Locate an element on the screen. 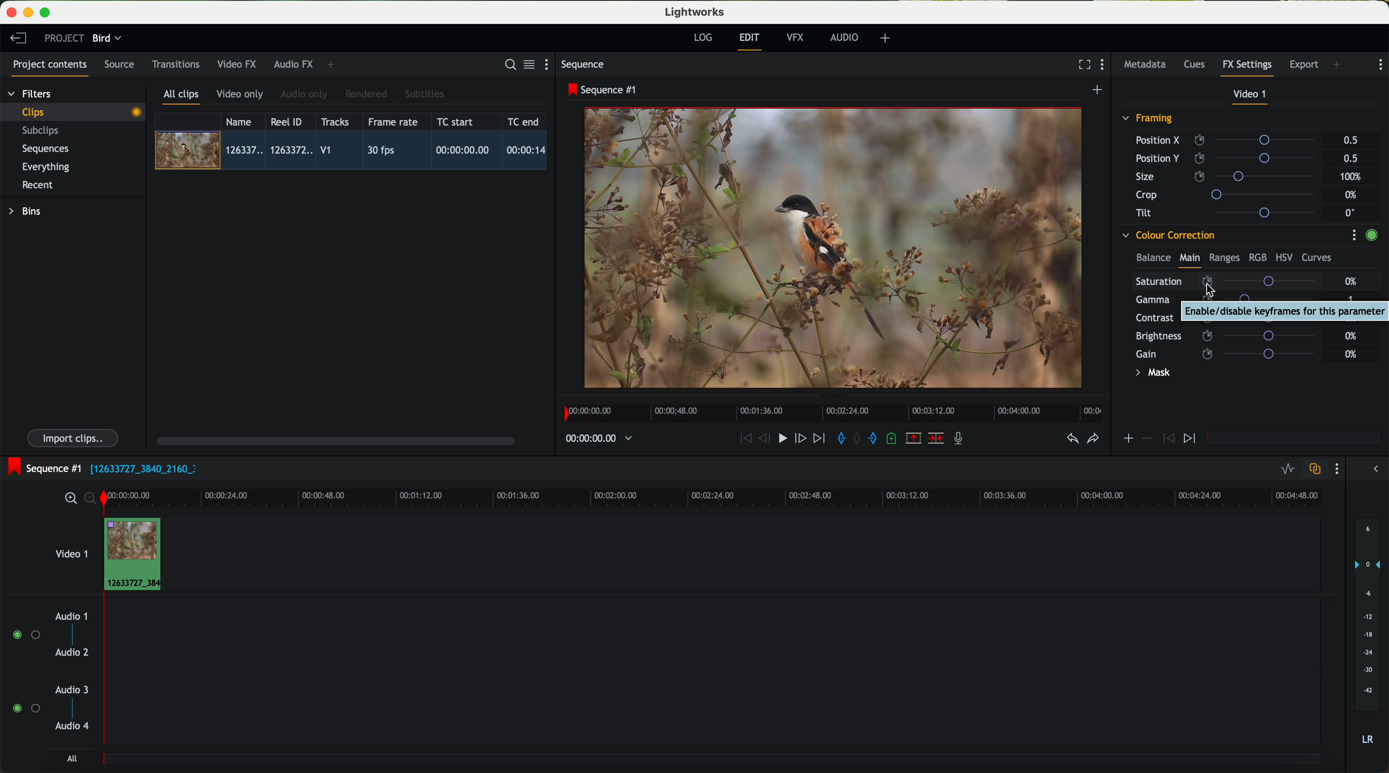  click on video is located at coordinates (354, 152).